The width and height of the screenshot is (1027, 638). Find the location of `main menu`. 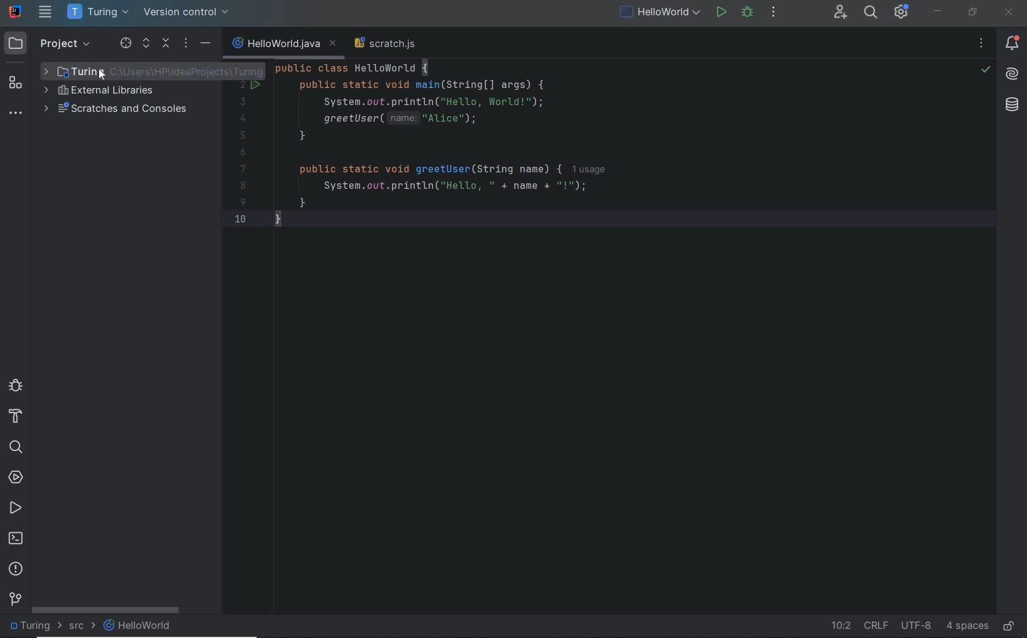

main menu is located at coordinates (45, 12).